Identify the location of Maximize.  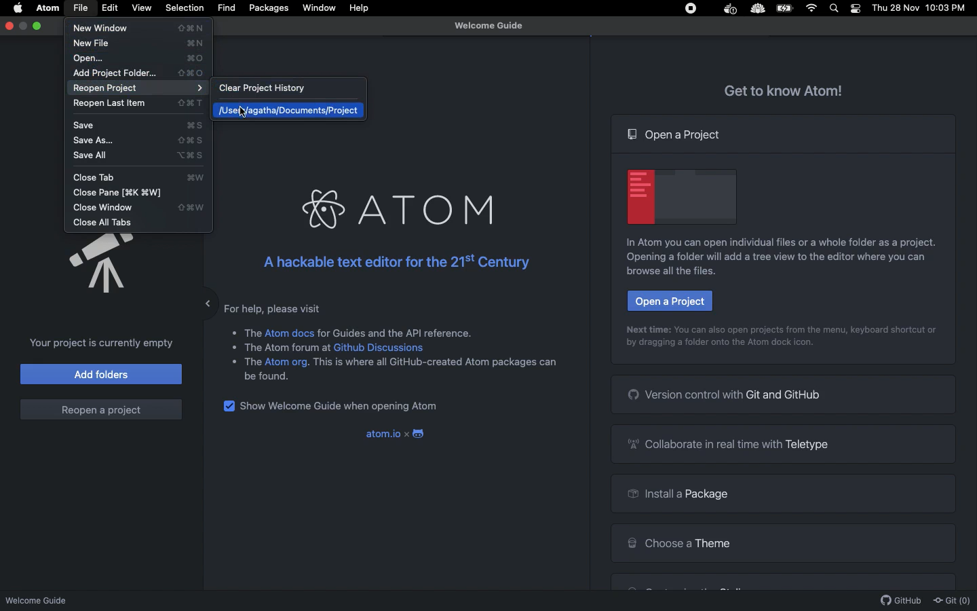
(39, 26).